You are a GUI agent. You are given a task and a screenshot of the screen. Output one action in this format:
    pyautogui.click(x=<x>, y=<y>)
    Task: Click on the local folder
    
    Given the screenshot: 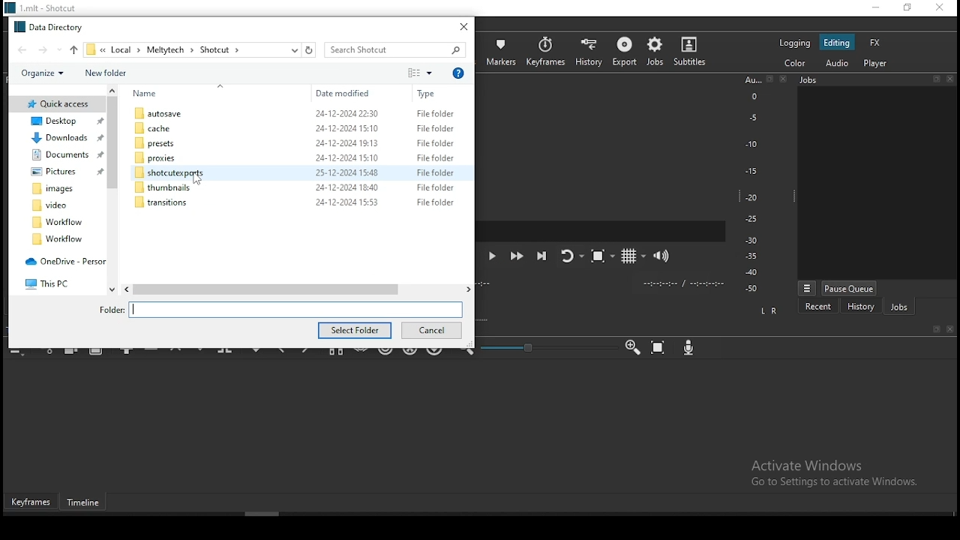 What is the action you would take?
    pyautogui.click(x=58, y=221)
    